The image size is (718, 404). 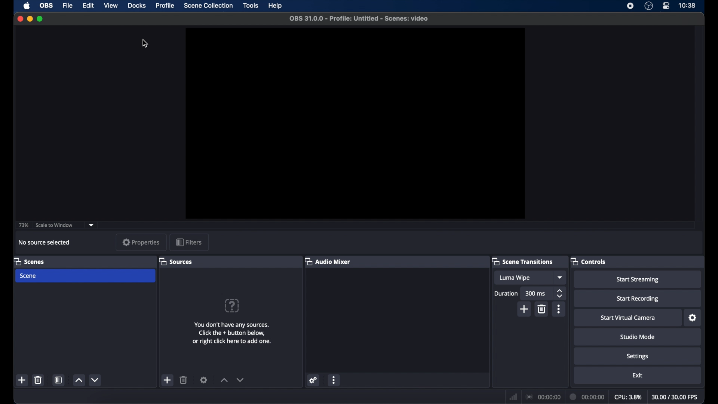 What do you see at coordinates (630, 6) in the screenshot?
I see `screen recorder icon` at bounding box center [630, 6].